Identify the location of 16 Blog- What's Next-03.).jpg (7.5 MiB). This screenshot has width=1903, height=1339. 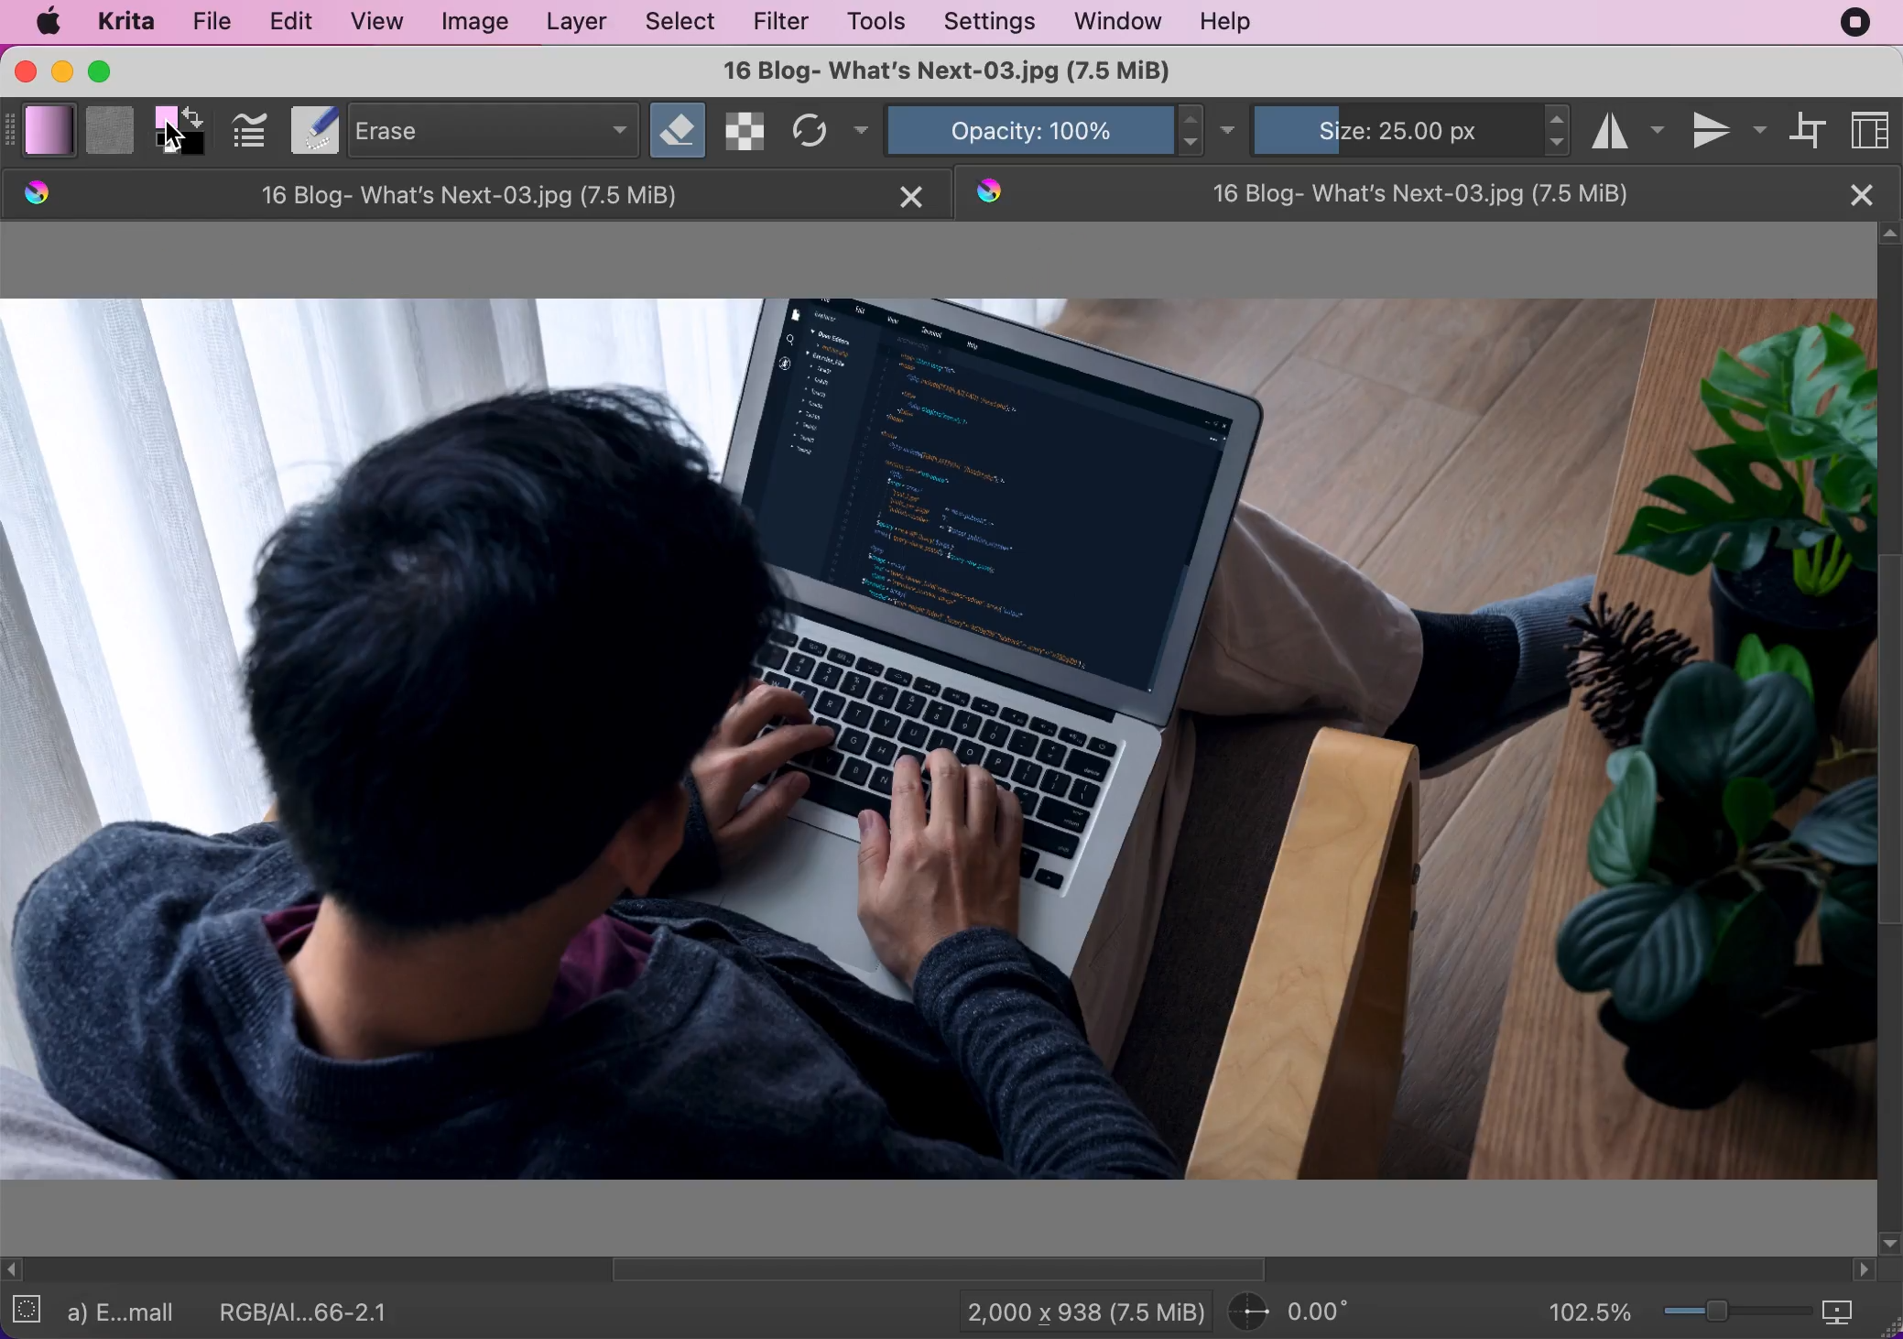
(969, 71).